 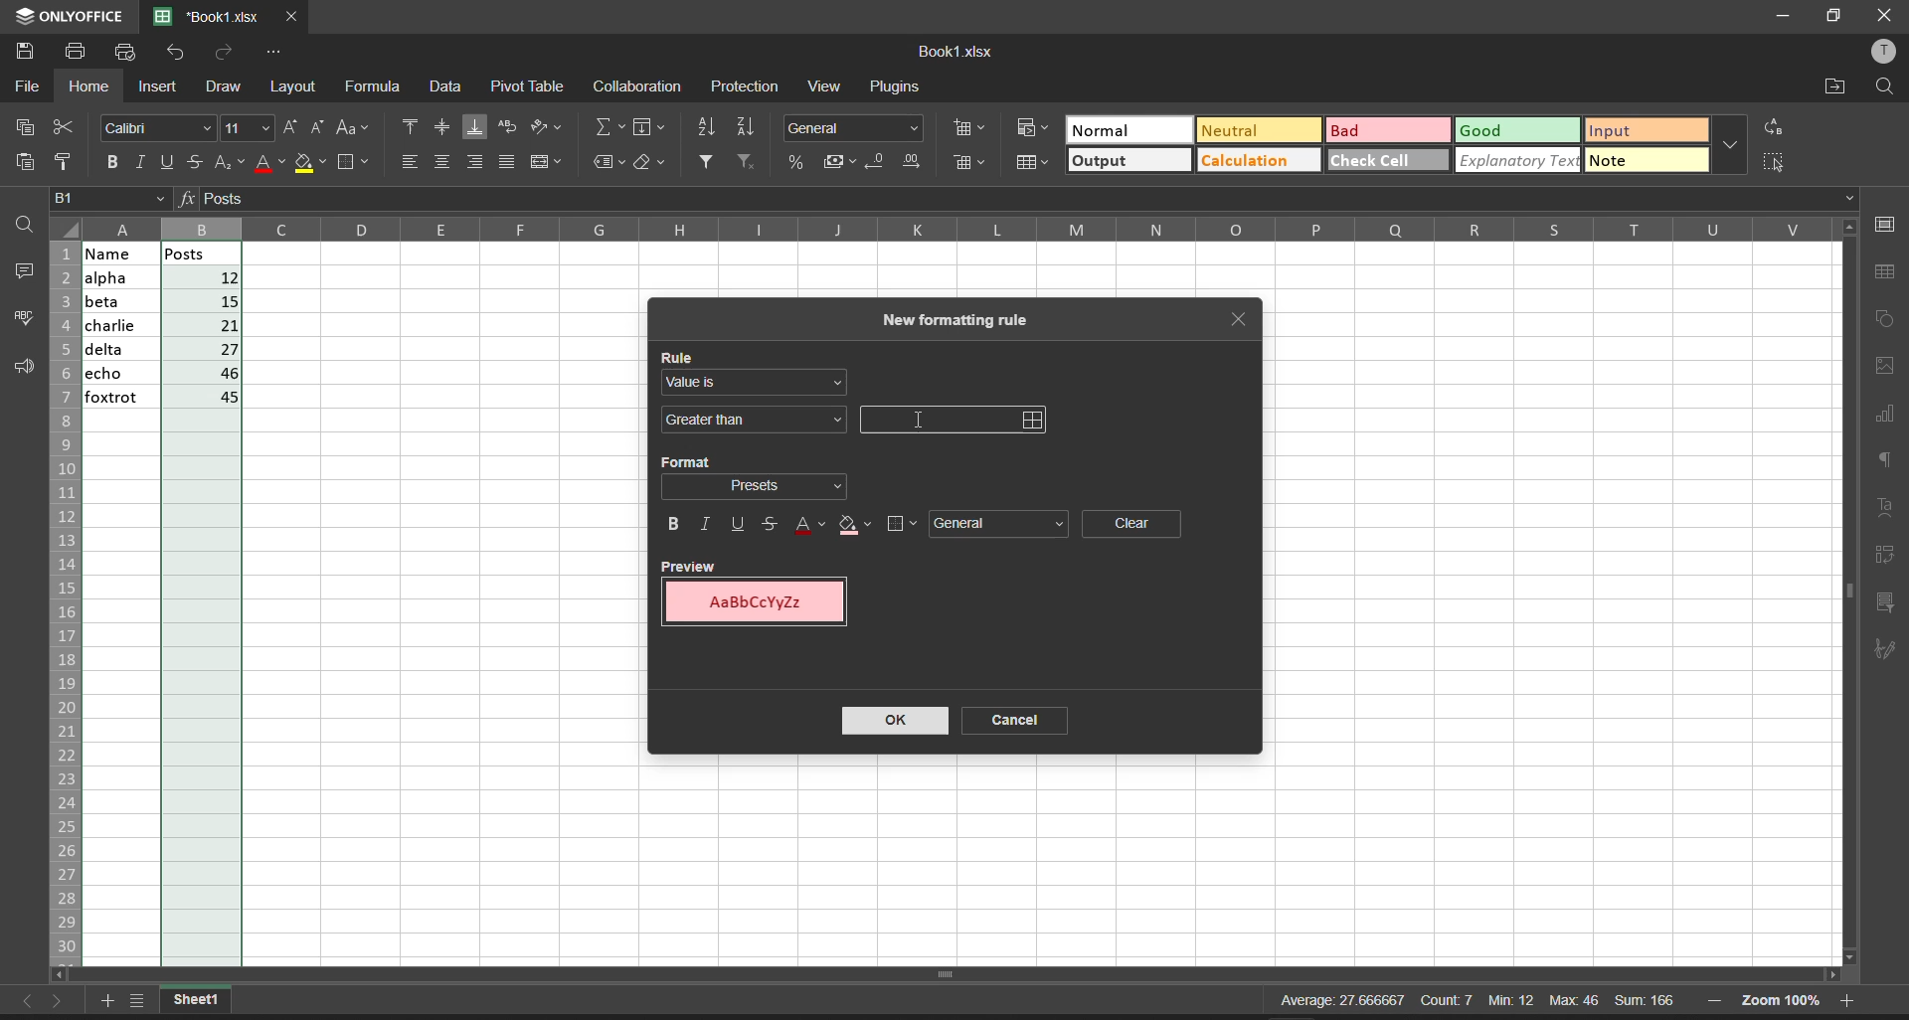 What do you see at coordinates (204, 17) in the screenshot?
I see `'Book1.xlsx` at bounding box center [204, 17].